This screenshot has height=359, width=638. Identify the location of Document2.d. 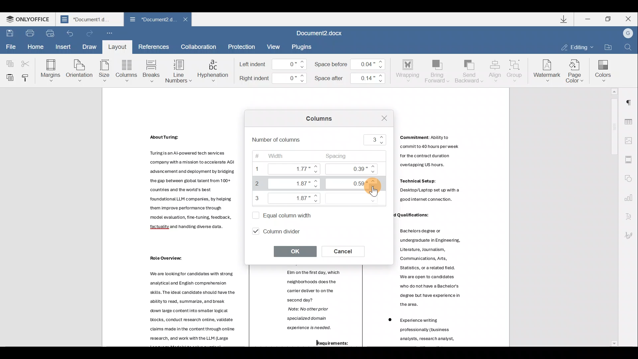
(89, 21).